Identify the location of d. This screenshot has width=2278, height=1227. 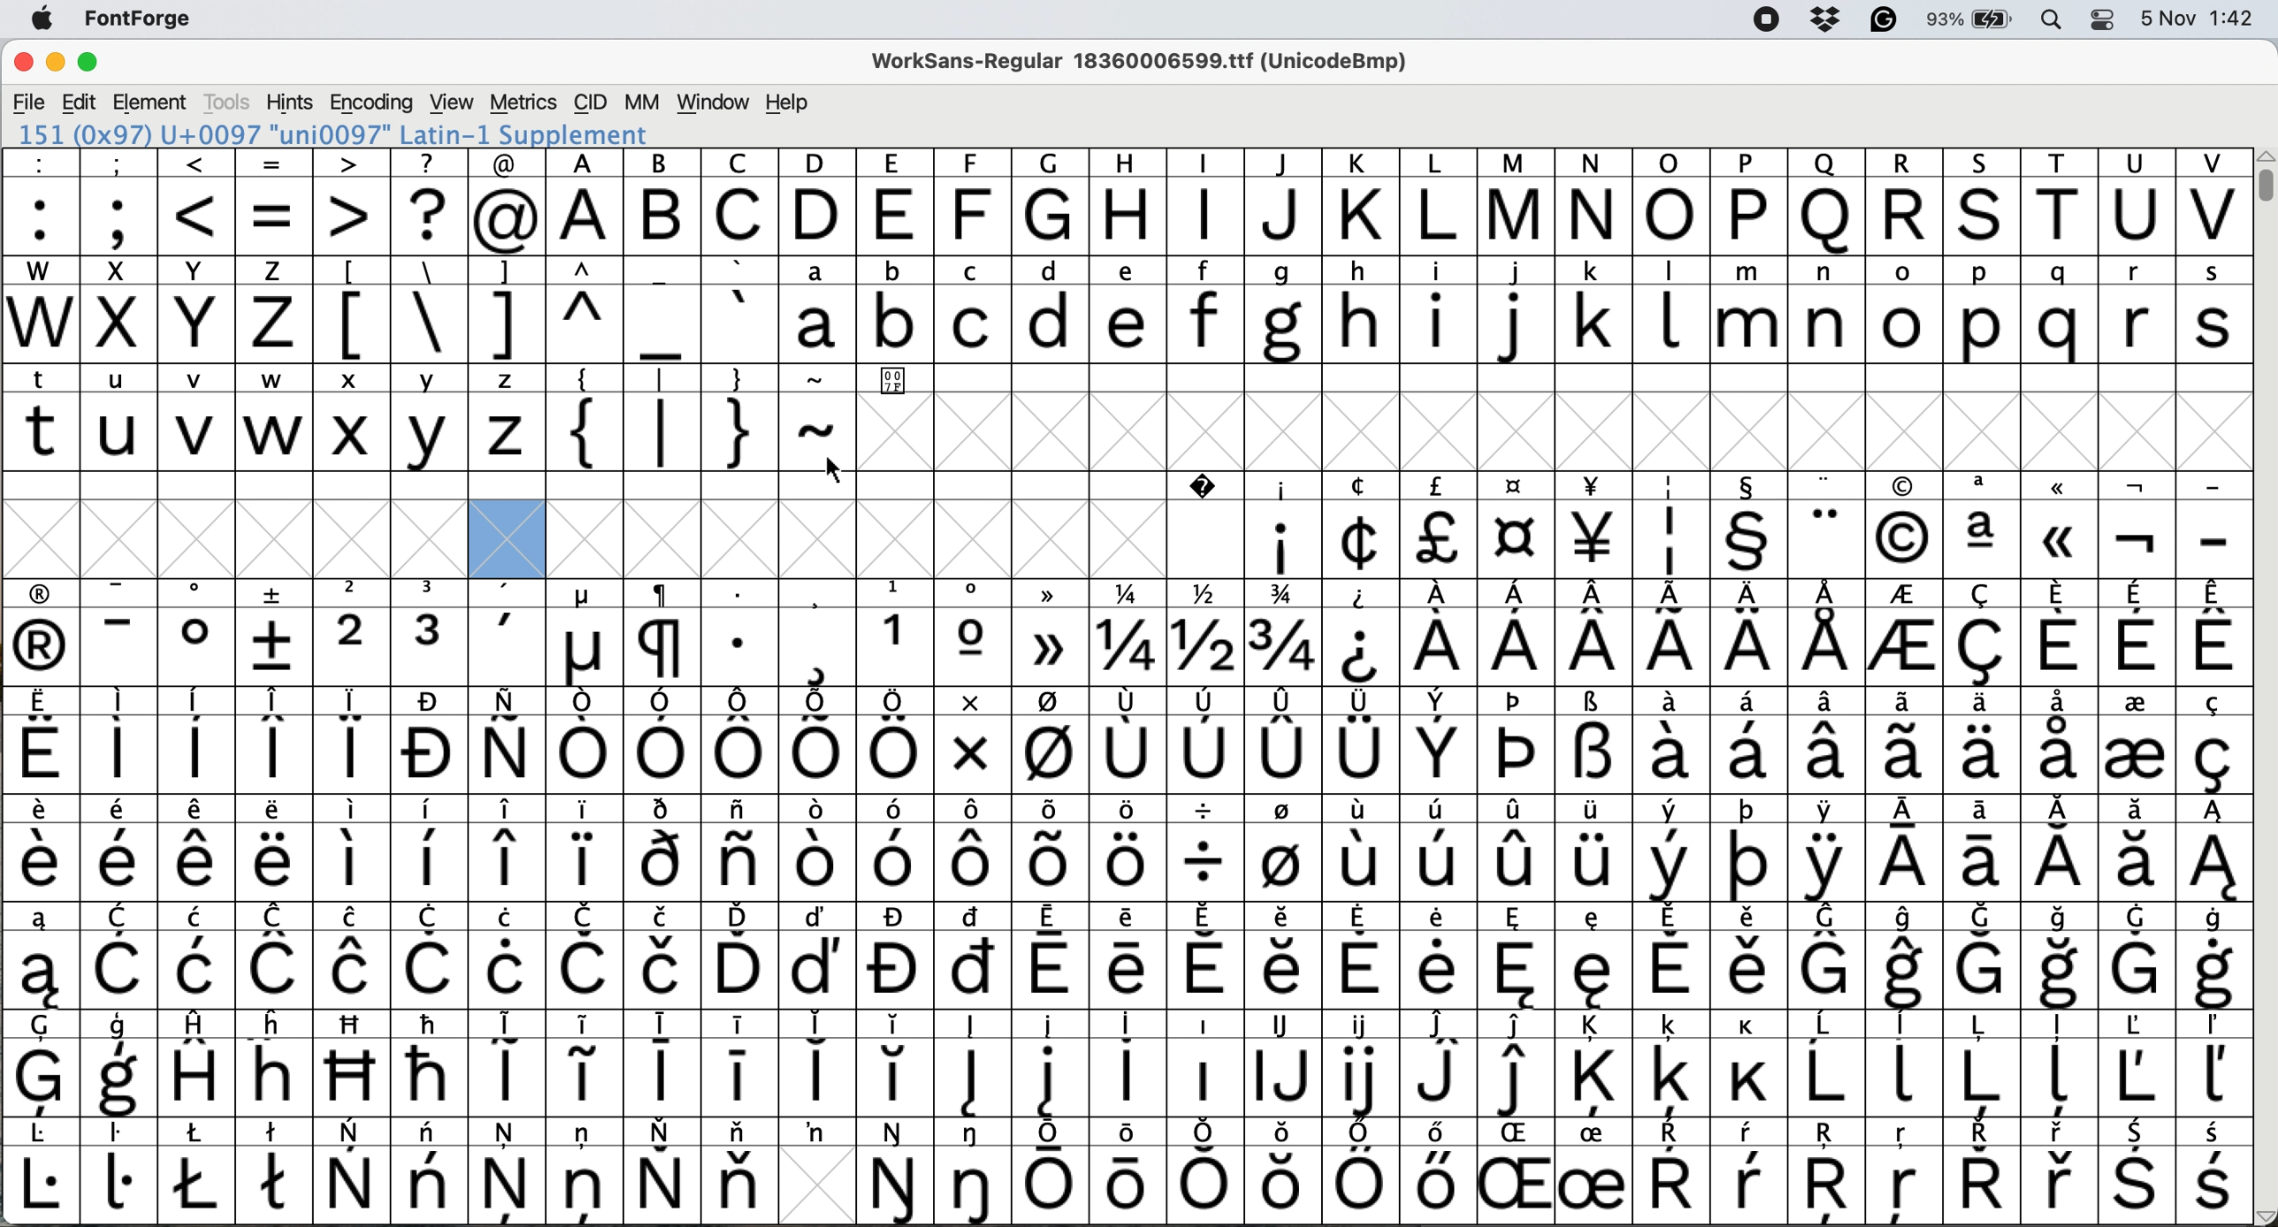
(1053, 310).